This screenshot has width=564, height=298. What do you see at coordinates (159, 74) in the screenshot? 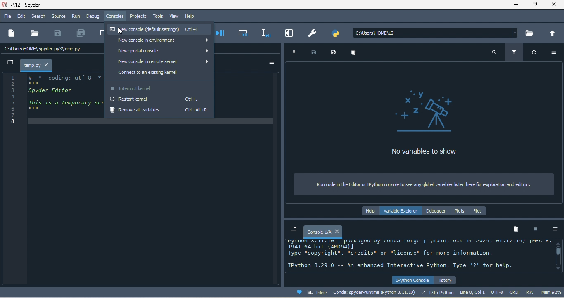
I see `correct to an existing kenel` at bounding box center [159, 74].